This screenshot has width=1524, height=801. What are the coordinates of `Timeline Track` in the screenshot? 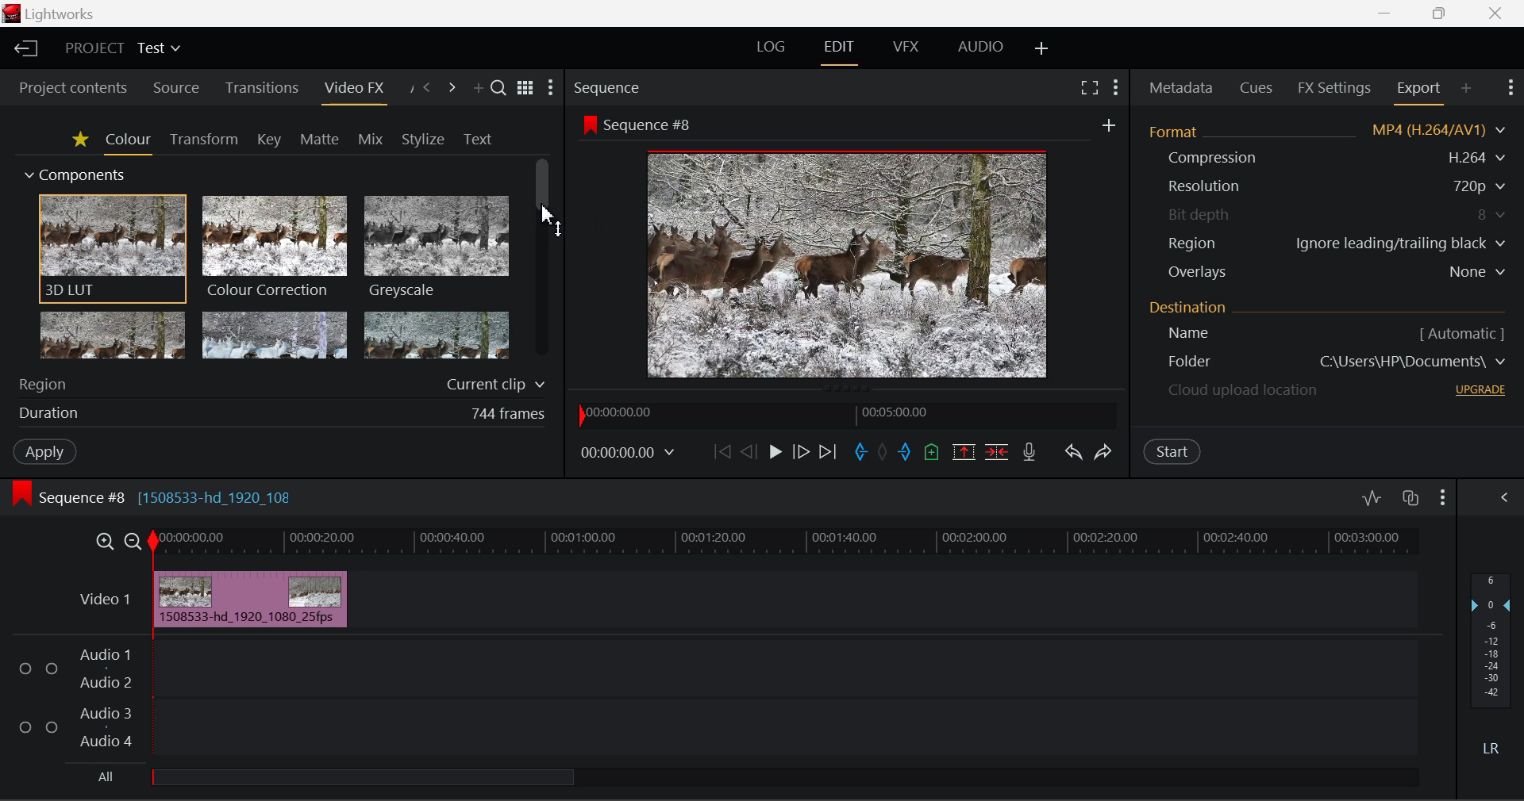 It's located at (787, 542).